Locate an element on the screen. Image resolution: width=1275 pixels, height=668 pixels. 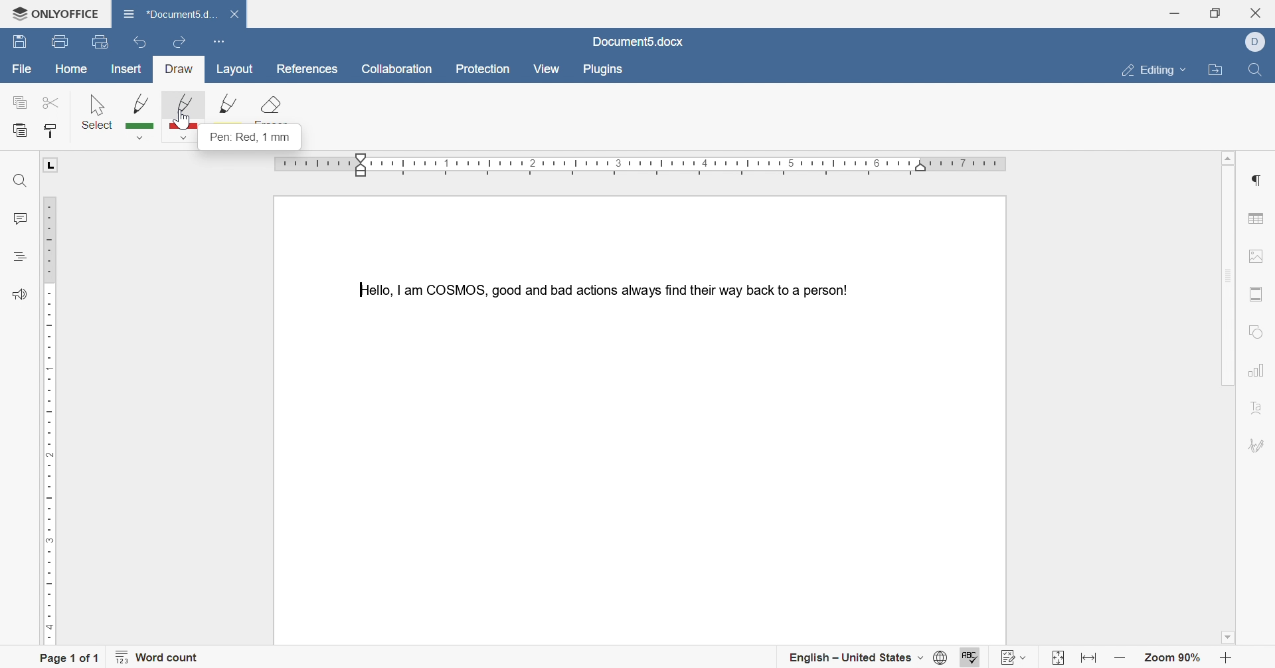
text art settings is located at coordinates (1256, 410).